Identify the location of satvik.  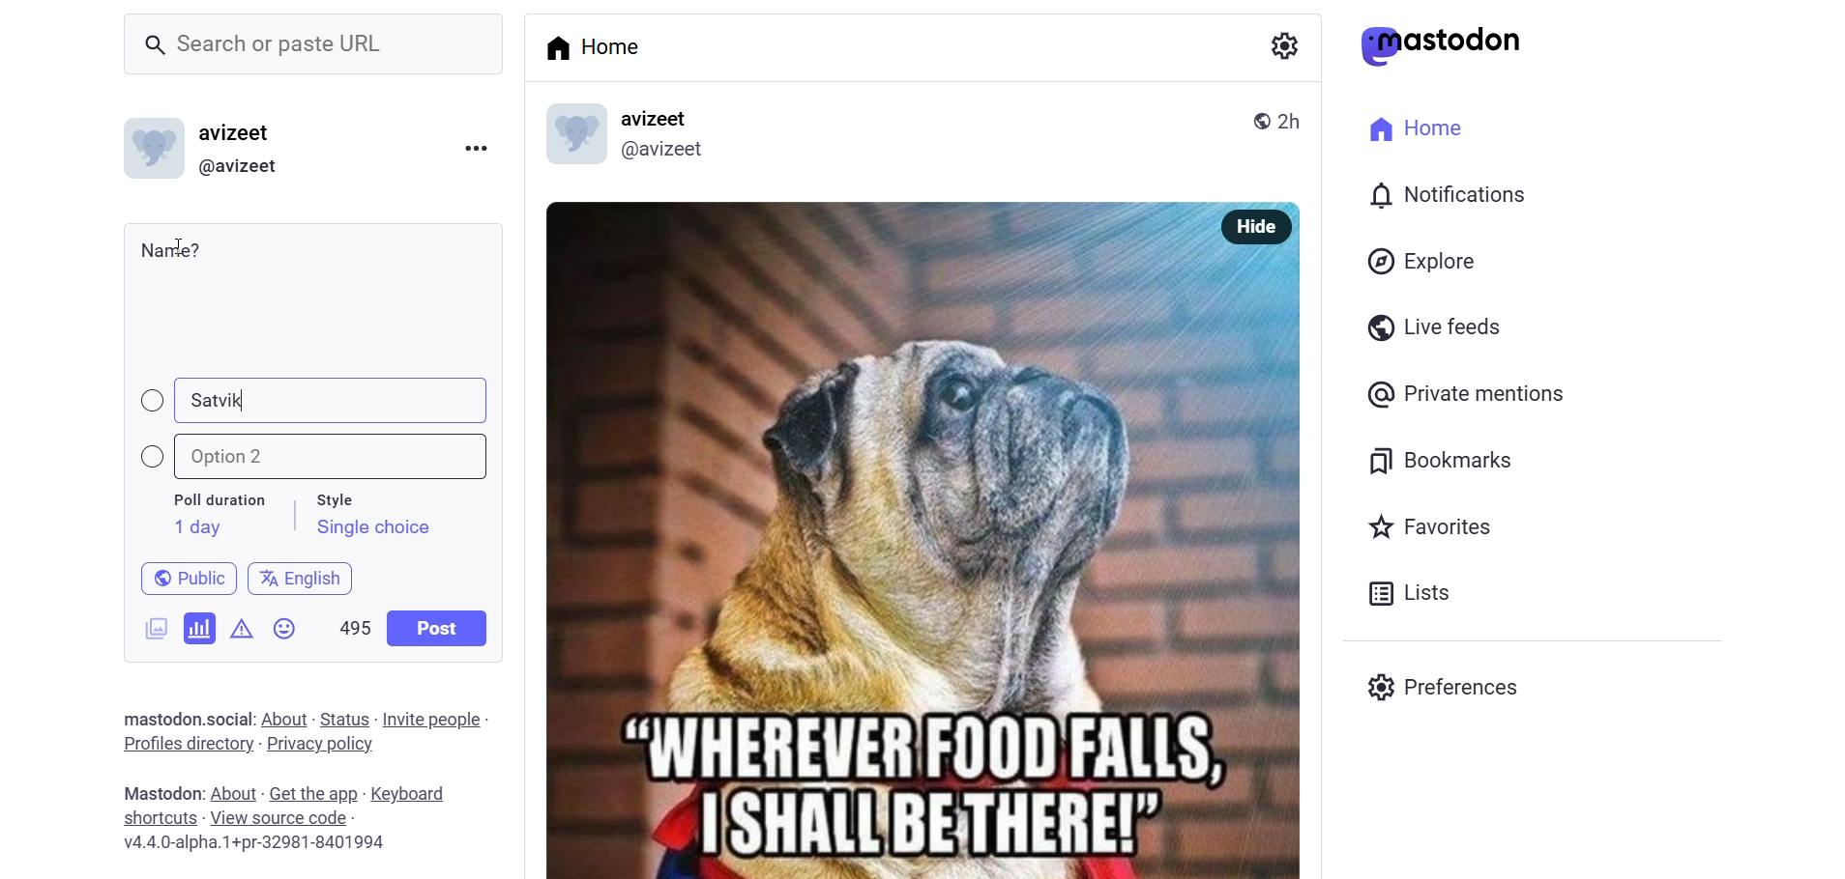
(219, 400).